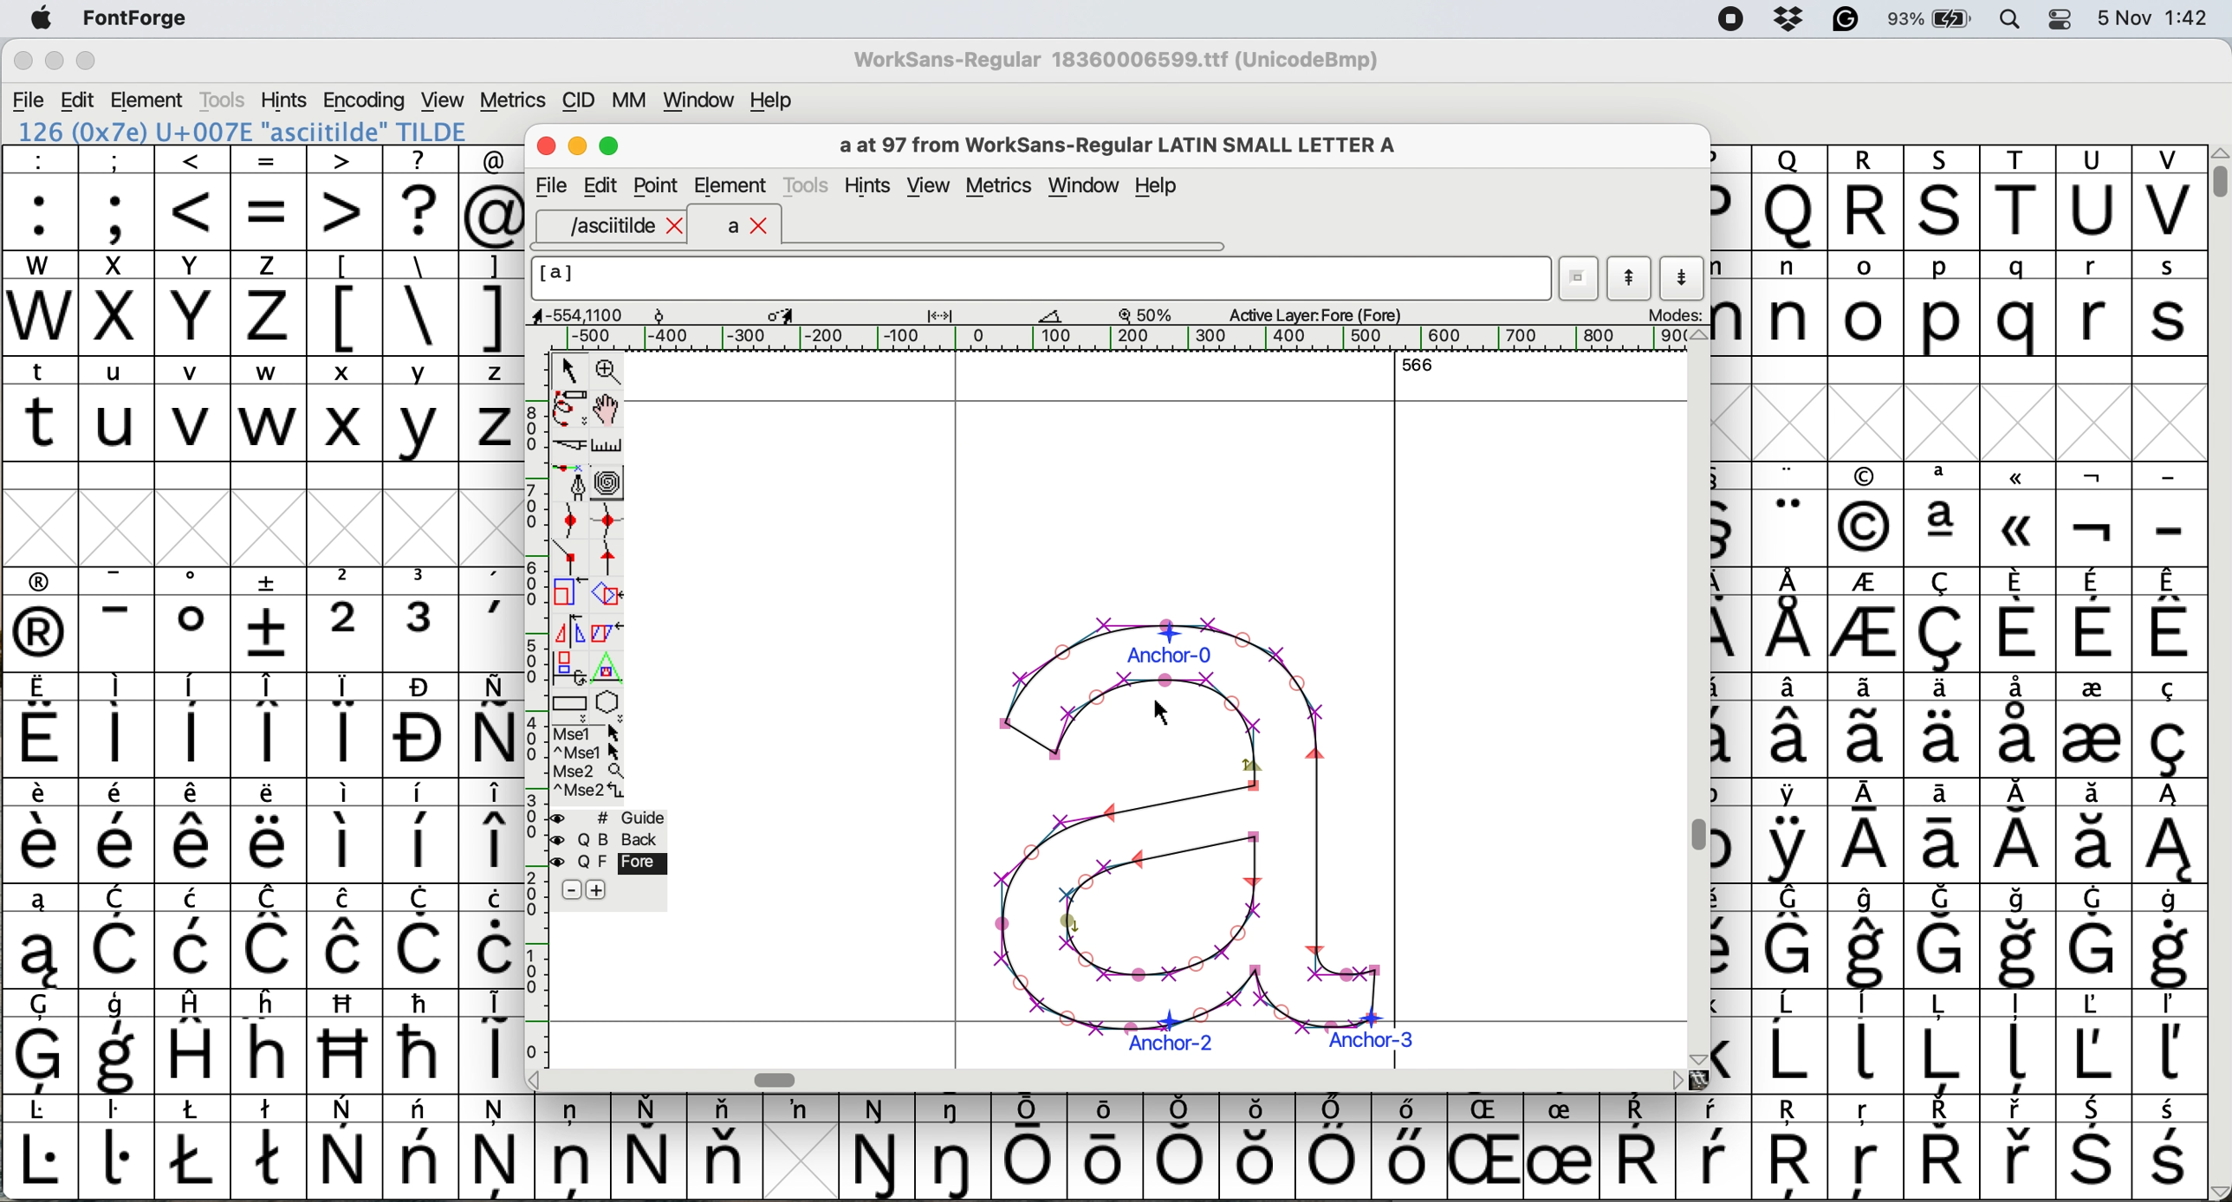 This screenshot has height=1202, width=2232. What do you see at coordinates (29, 100) in the screenshot?
I see `file` at bounding box center [29, 100].